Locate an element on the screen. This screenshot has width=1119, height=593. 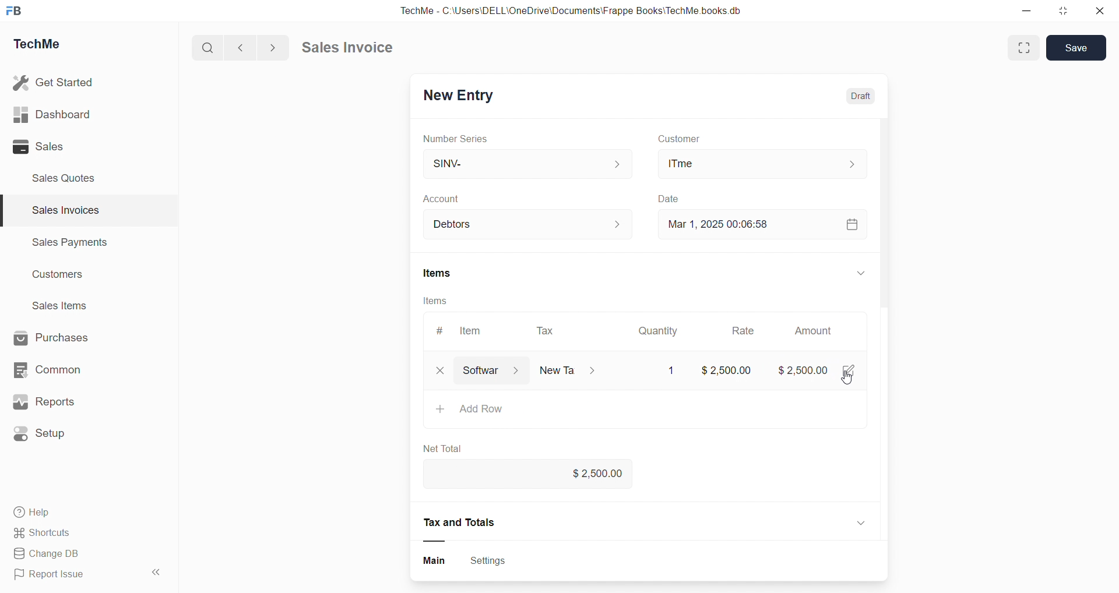
Customers is located at coordinates (64, 277).